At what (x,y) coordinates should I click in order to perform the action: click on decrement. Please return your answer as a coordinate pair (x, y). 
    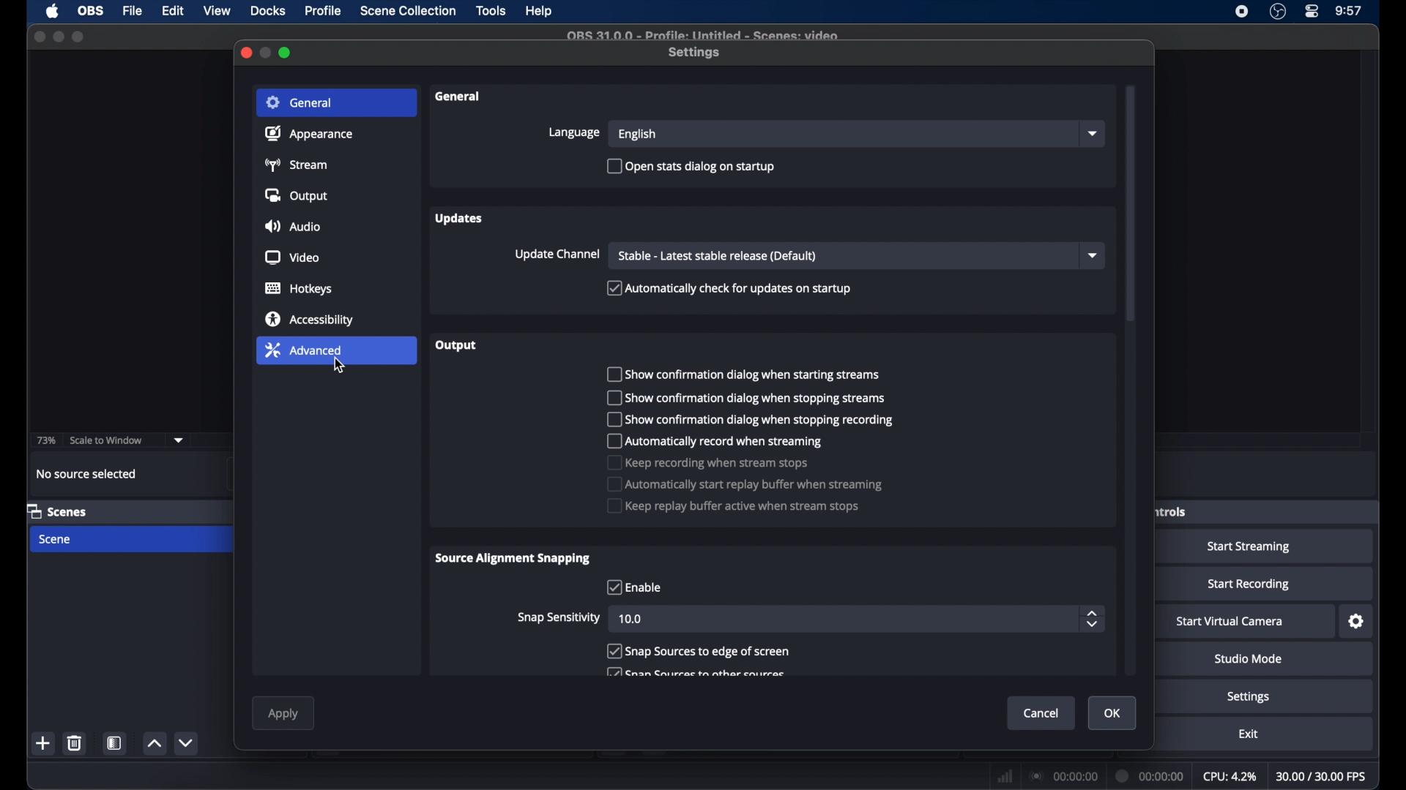
    Looking at the image, I should click on (187, 743).